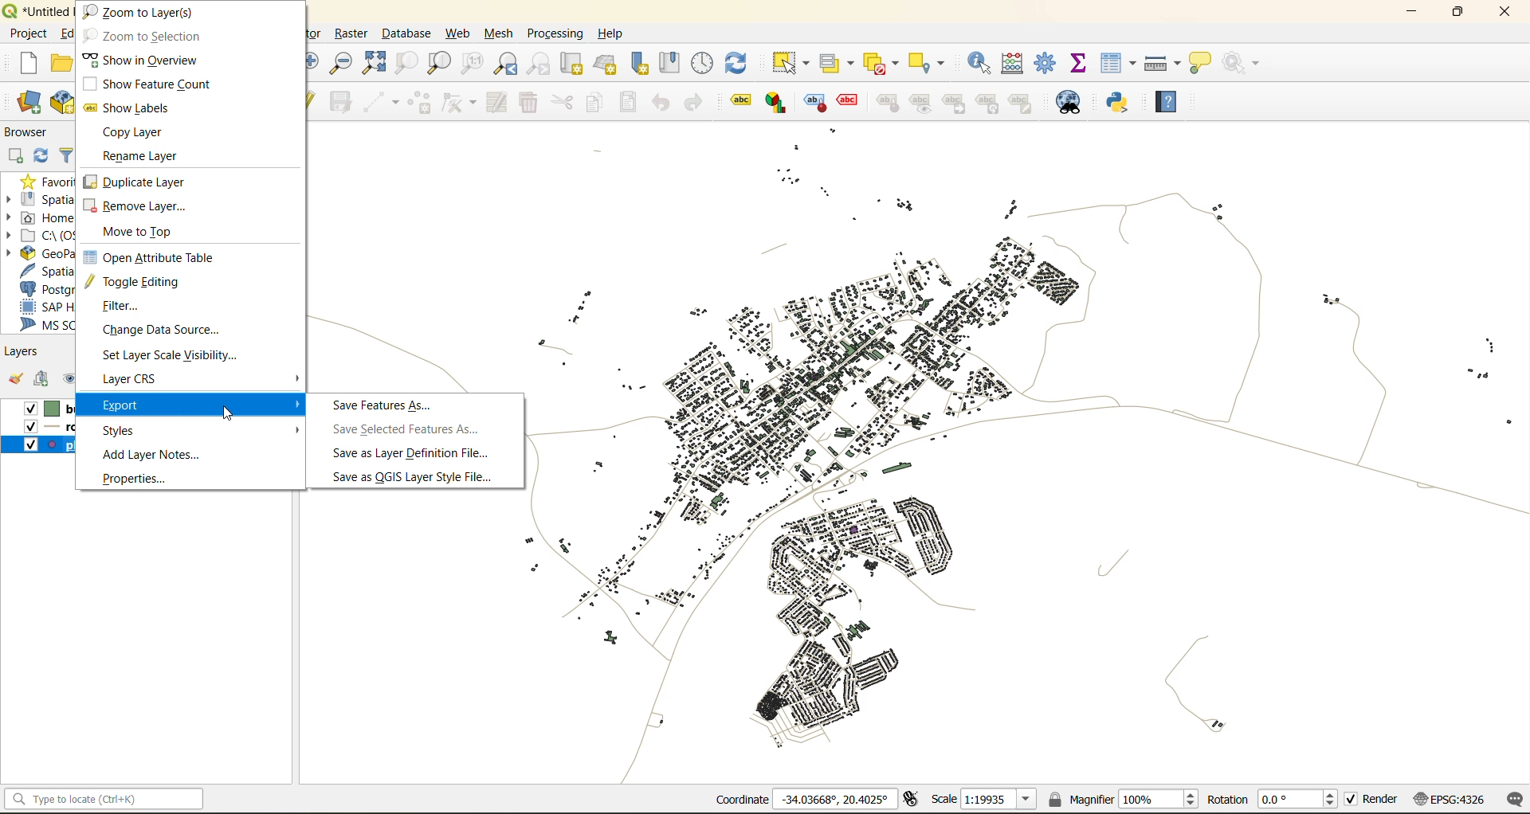  I want to click on web, so click(455, 33).